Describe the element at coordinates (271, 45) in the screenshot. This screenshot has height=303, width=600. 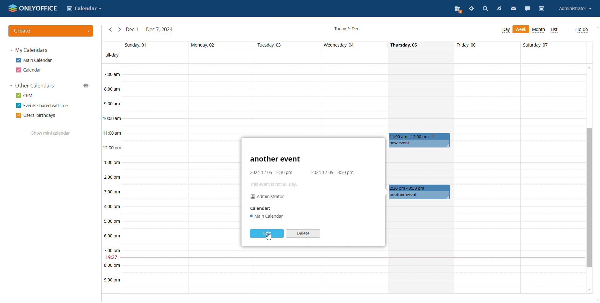
I see `Tuesday, 03` at that location.